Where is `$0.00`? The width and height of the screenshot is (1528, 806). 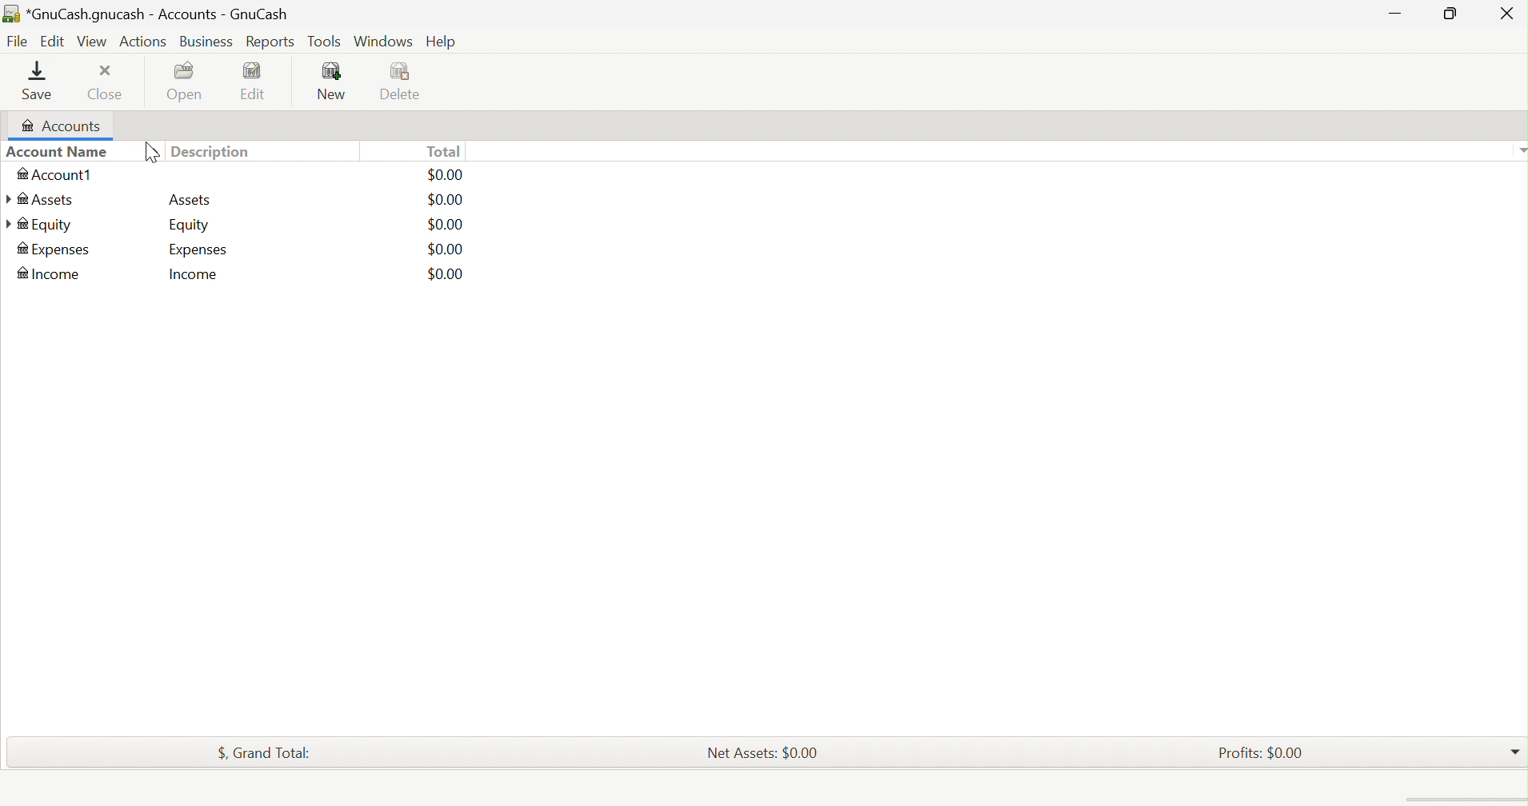 $0.00 is located at coordinates (446, 249).